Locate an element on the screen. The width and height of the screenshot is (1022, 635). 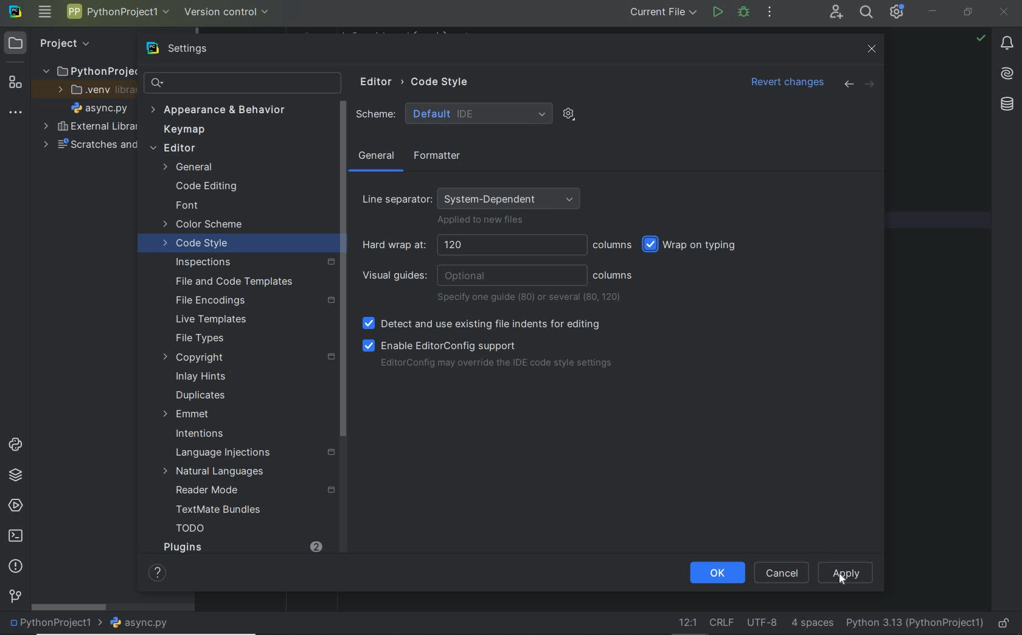
close is located at coordinates (872, 48).